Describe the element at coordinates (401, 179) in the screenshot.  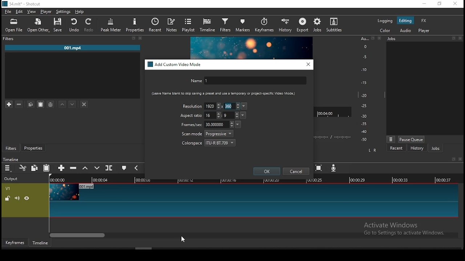
I see `00:00:33` at that location.